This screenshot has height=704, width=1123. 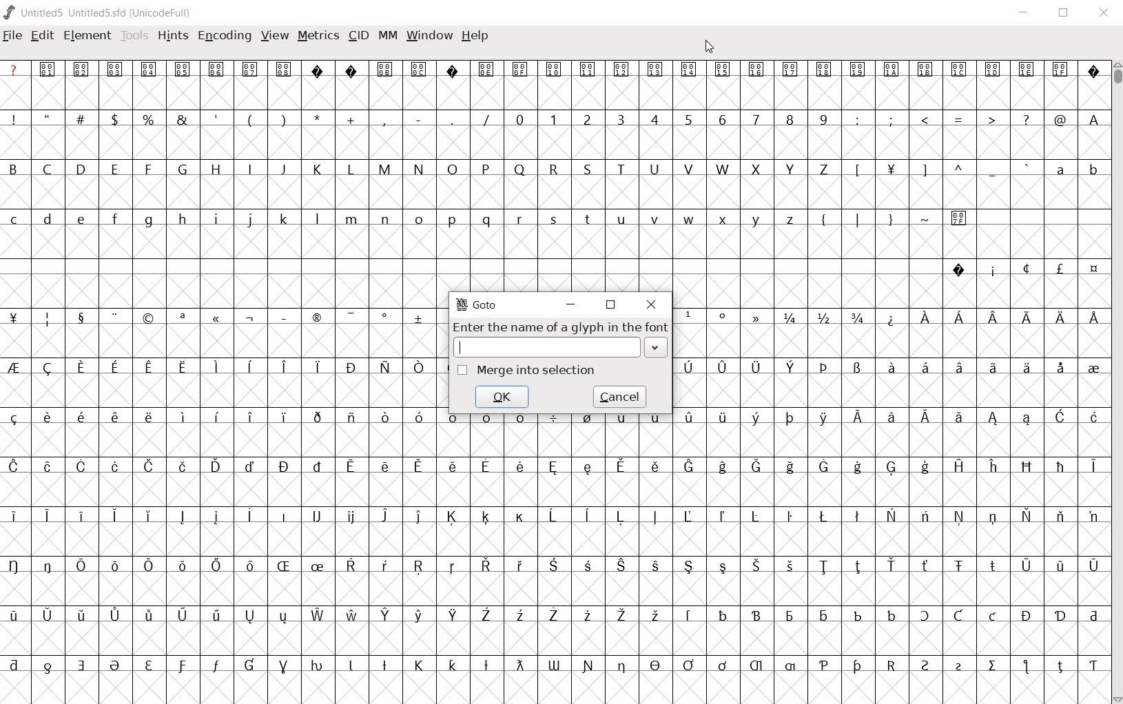 What do you see at coordinates (149, 517) in the screenshot?
I see `Symbol` at bounding box center [149, 517].